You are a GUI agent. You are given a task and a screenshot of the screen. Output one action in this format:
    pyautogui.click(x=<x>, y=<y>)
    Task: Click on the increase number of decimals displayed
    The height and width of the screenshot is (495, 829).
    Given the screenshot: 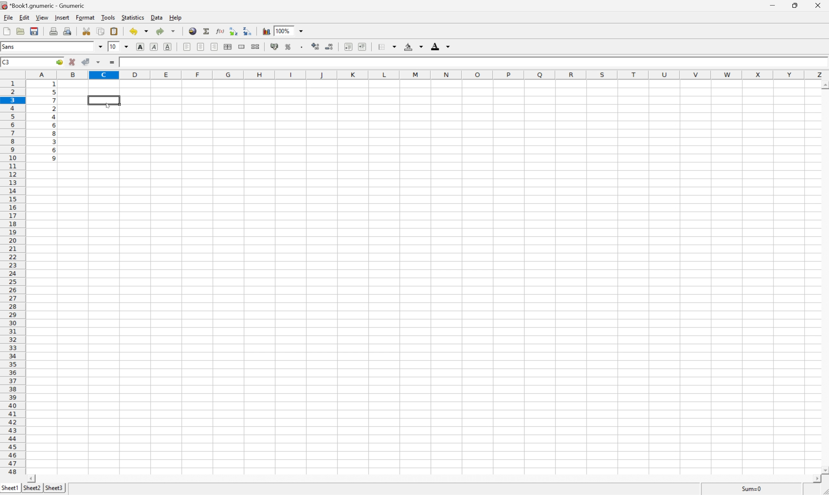 What is the action you would take?
    pyautogui.click(x=315, y=47)
    